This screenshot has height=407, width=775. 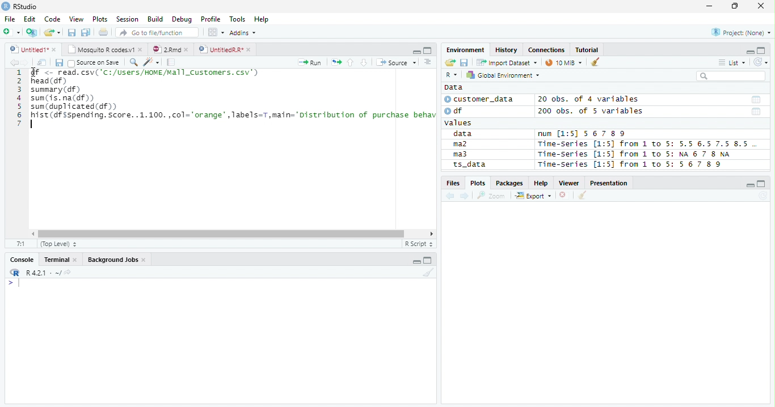 I want to click on Clean, so click(x=596, y=61).